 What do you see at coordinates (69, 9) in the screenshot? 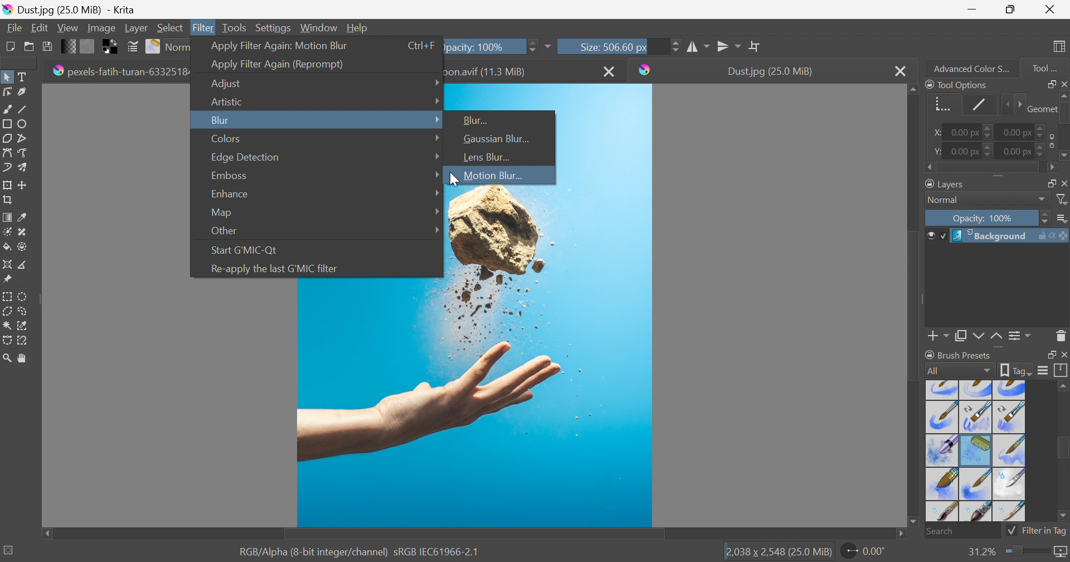
I see `Dust.jpg (25.0 MB)` at bounding box center [69, 9].